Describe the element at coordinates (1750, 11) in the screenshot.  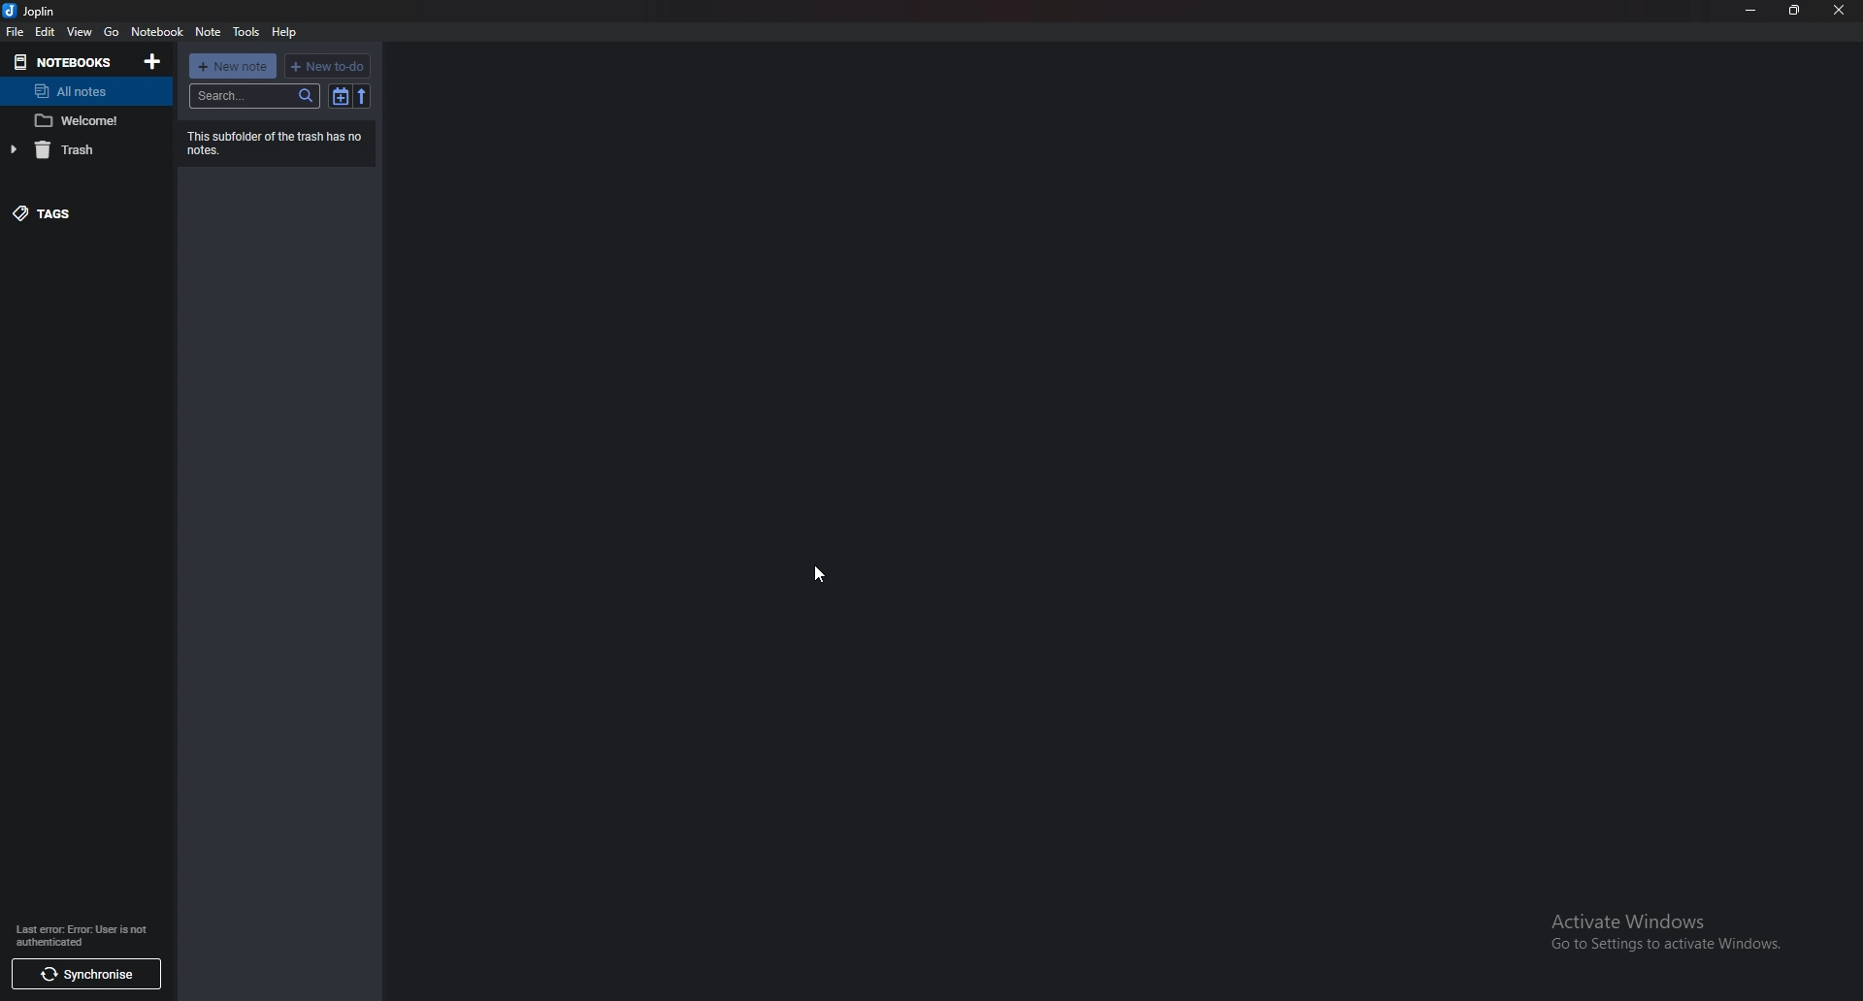
I see `minimize` at that location.